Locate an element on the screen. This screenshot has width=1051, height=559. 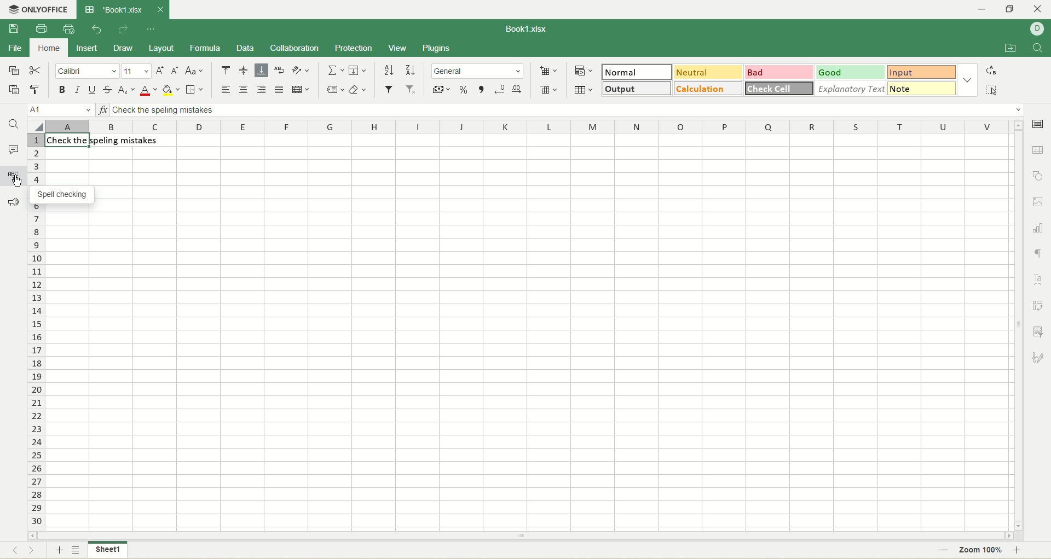
check the spelling mistakes is located at coordinates (107, 142).